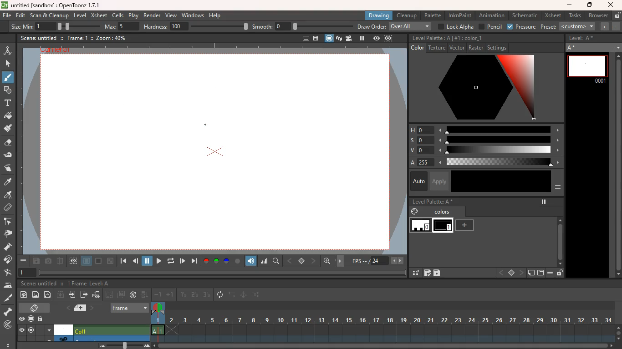 The width and height of the screenshot is (622, 349). Describe the element at coordinates (9, 117) in the screenshot. I see `paint` at that location.